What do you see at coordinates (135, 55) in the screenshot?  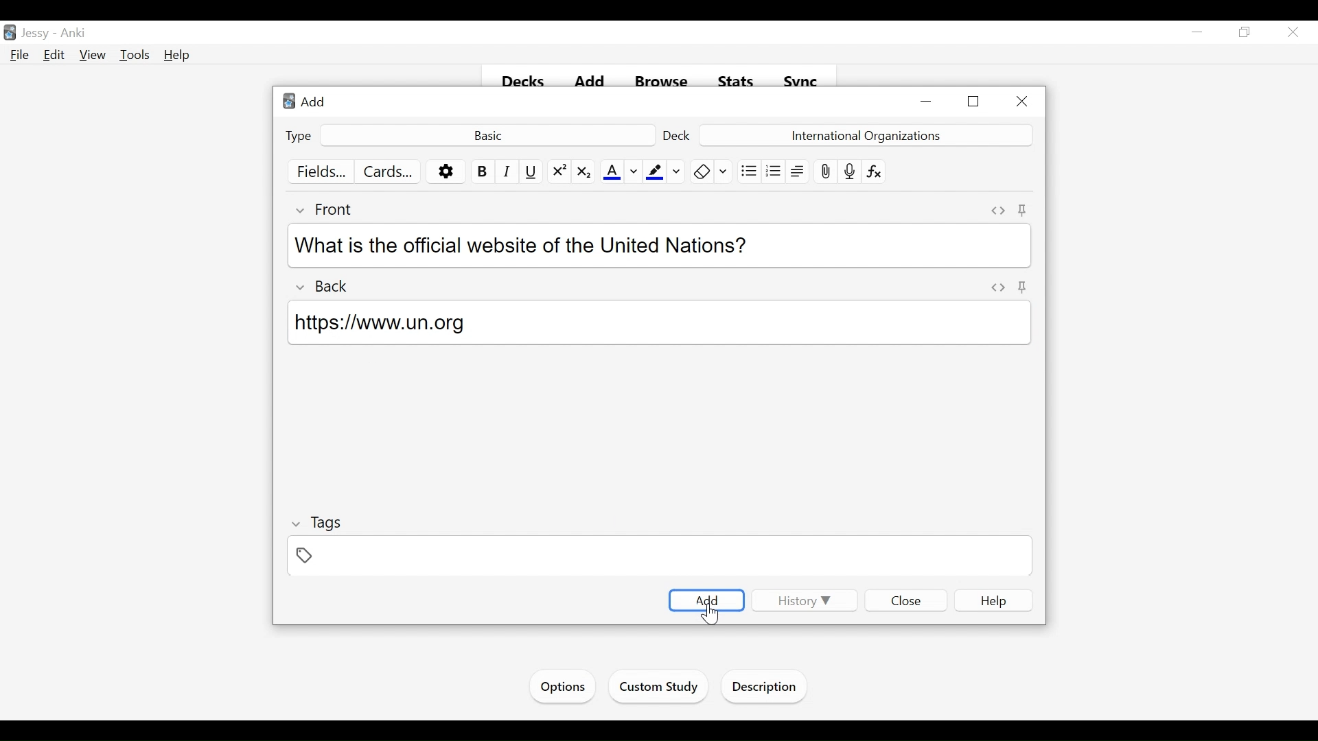 I see `Tools` at bounding box center [135, 55].